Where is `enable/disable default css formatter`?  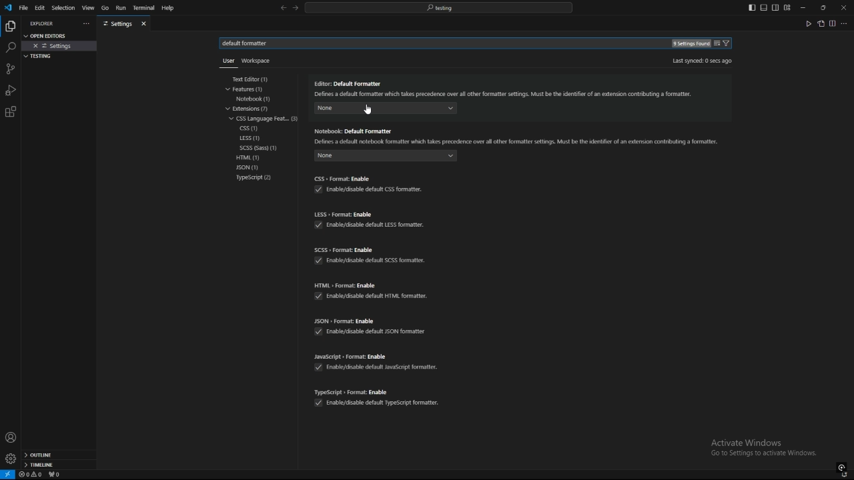
enable/disable default css formatter is located at coordinates (368, 190).